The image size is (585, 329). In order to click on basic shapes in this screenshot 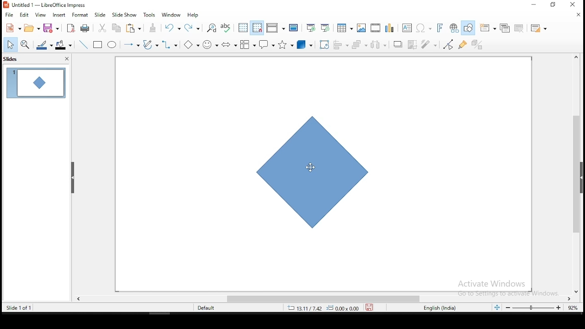, I will do `click(193, 45)`.